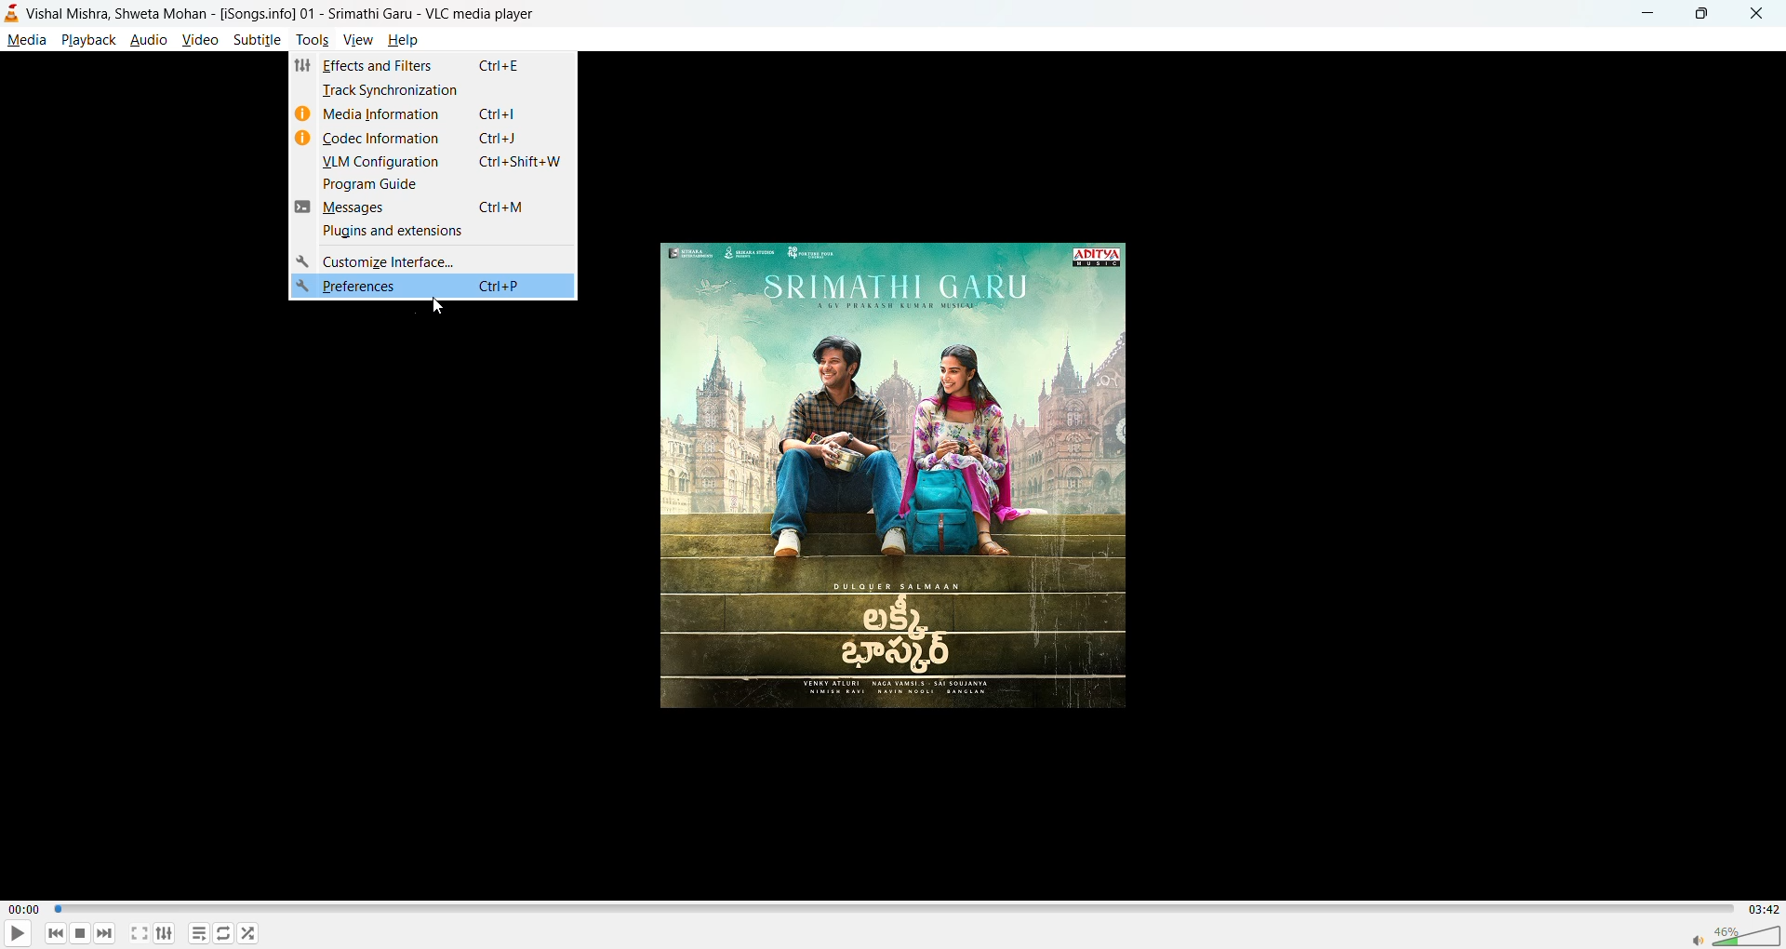  What do you see at coordinates (1760, 909) in the screenshot?
I see `03:42` at bounding box center [1760, 909].